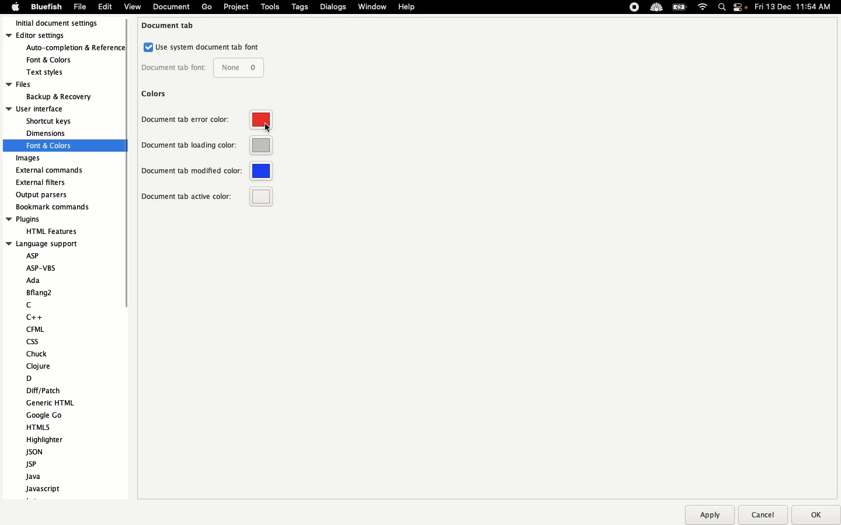 The image size is (841, 525). What do you see at coordinates (270, 6) in the screenshot?
I see `Tools` at bounding box center [270, 6].